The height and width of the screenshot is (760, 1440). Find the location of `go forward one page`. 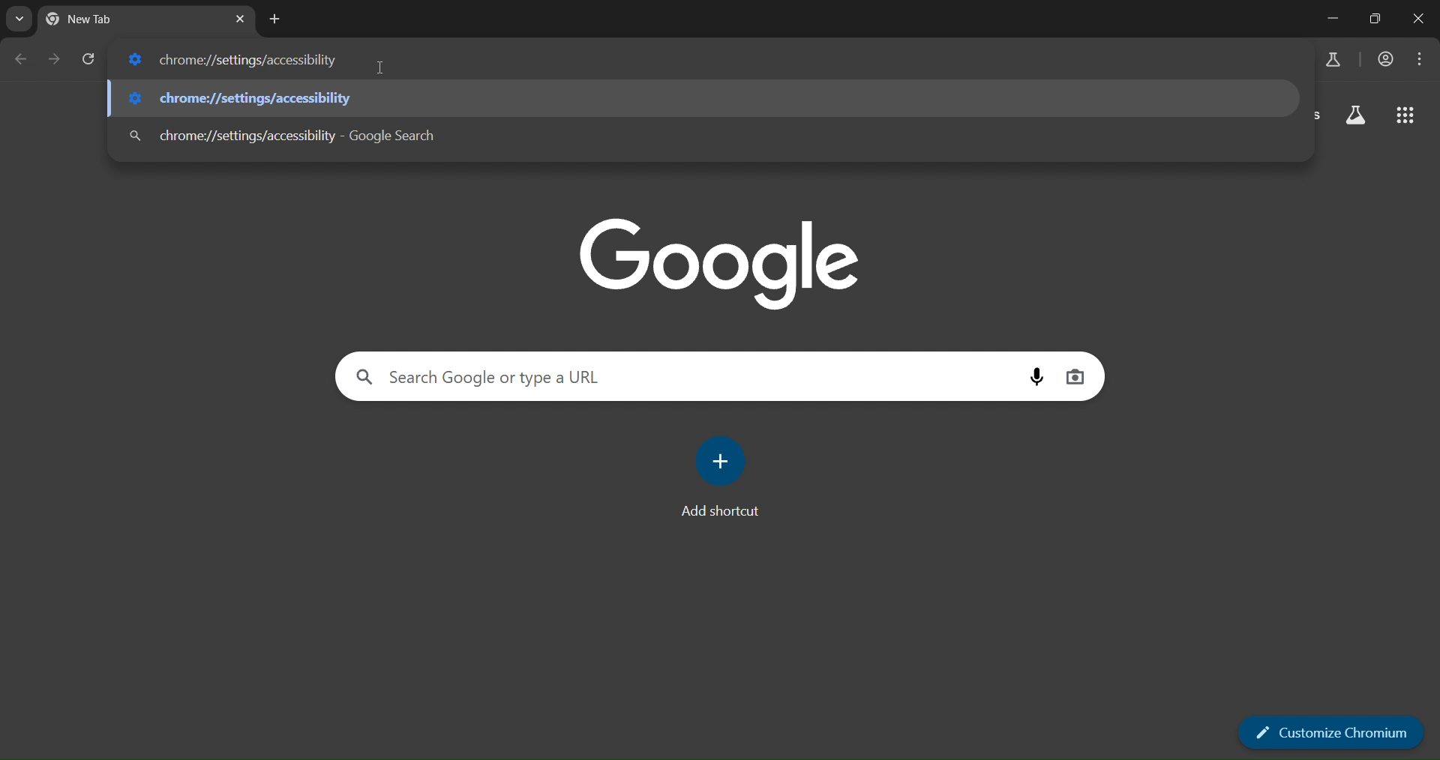

go forward one page is located at coordinates (55, 61).